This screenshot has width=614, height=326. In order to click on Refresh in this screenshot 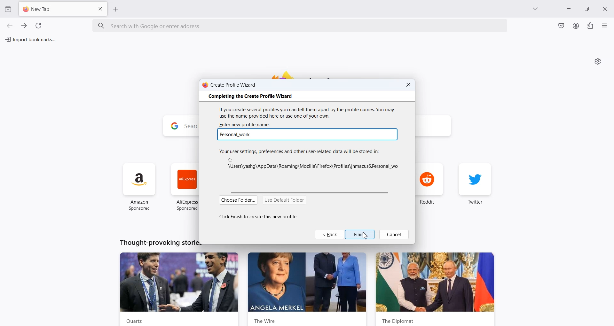, I will do `click(38, 26)`.